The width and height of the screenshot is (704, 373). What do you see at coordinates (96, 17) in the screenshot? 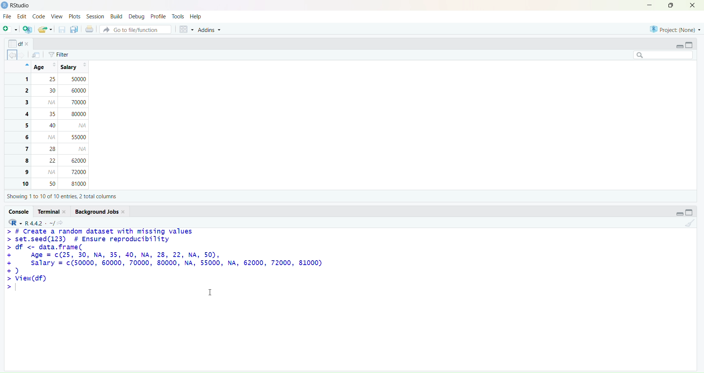
I see `session` at bounding box center [96, 17].